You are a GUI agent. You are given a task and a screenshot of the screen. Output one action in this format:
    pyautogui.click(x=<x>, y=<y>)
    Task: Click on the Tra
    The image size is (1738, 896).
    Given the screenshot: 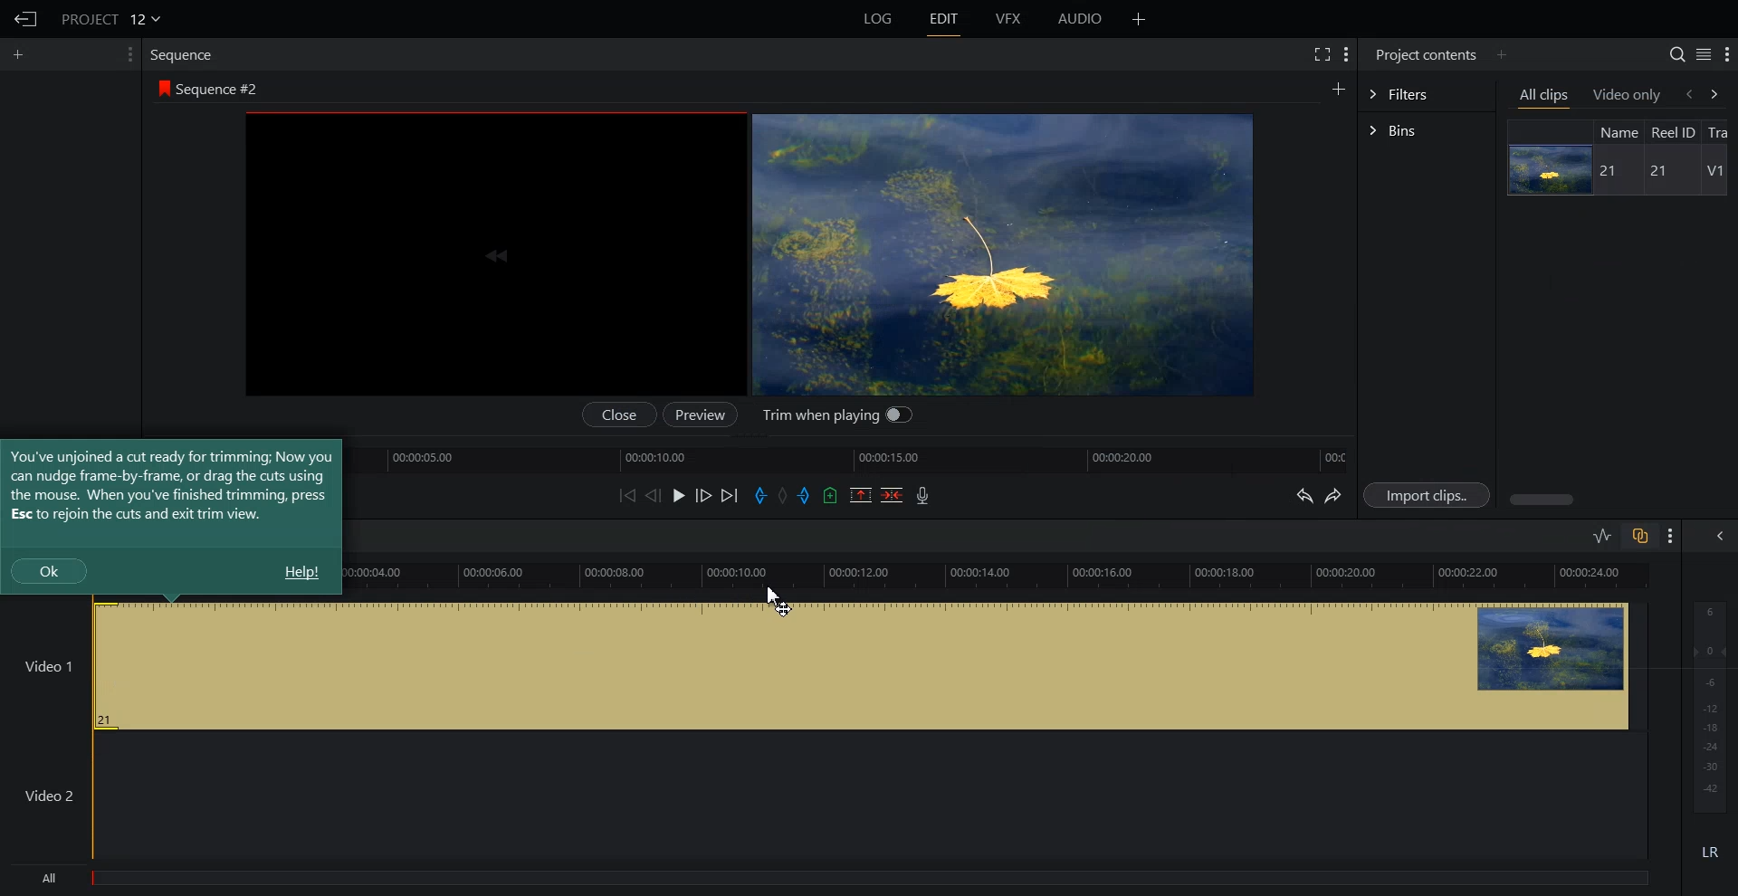 What is the action you would take?
    pyautogui.click(x=1722, y=130)
    